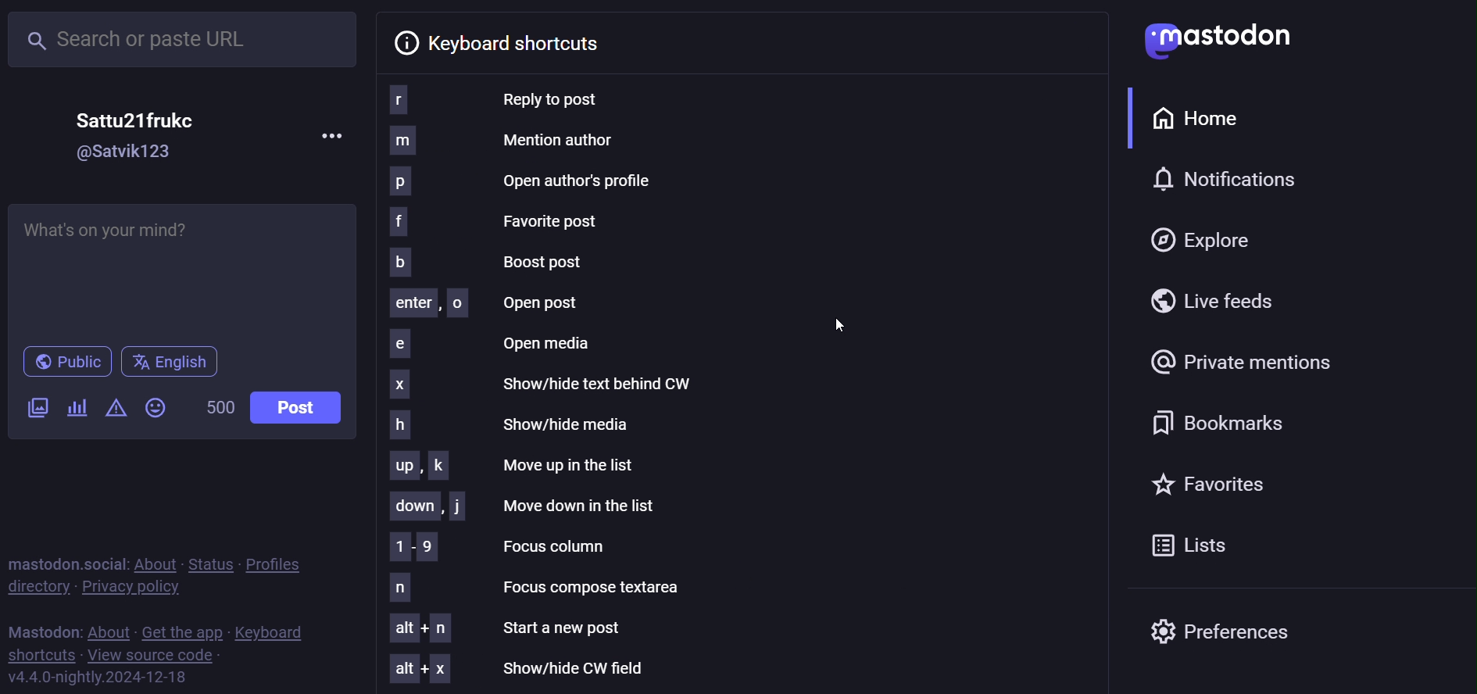  I want to click on notification, so click(1232, 178).